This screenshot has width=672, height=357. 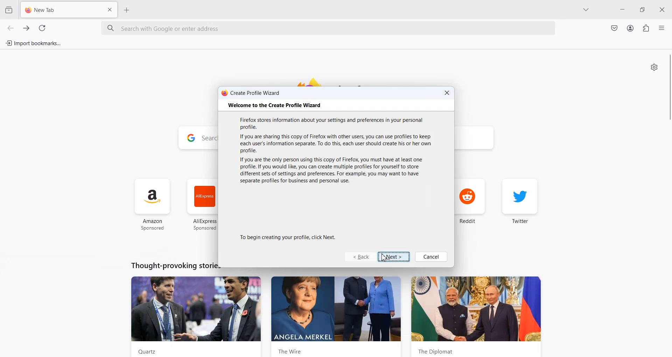 I want to click on Cursor, so click(x=385, y=257).